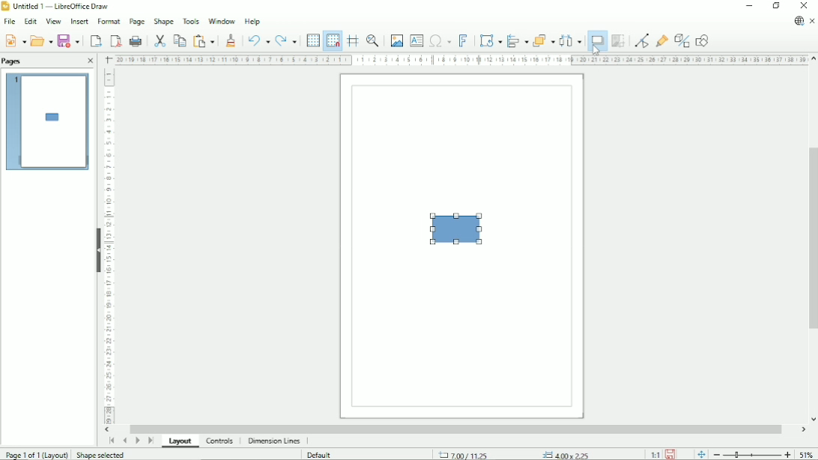 This screenshot has width=818, height=460. I want to click on Vertical scale, so click(109, 245).